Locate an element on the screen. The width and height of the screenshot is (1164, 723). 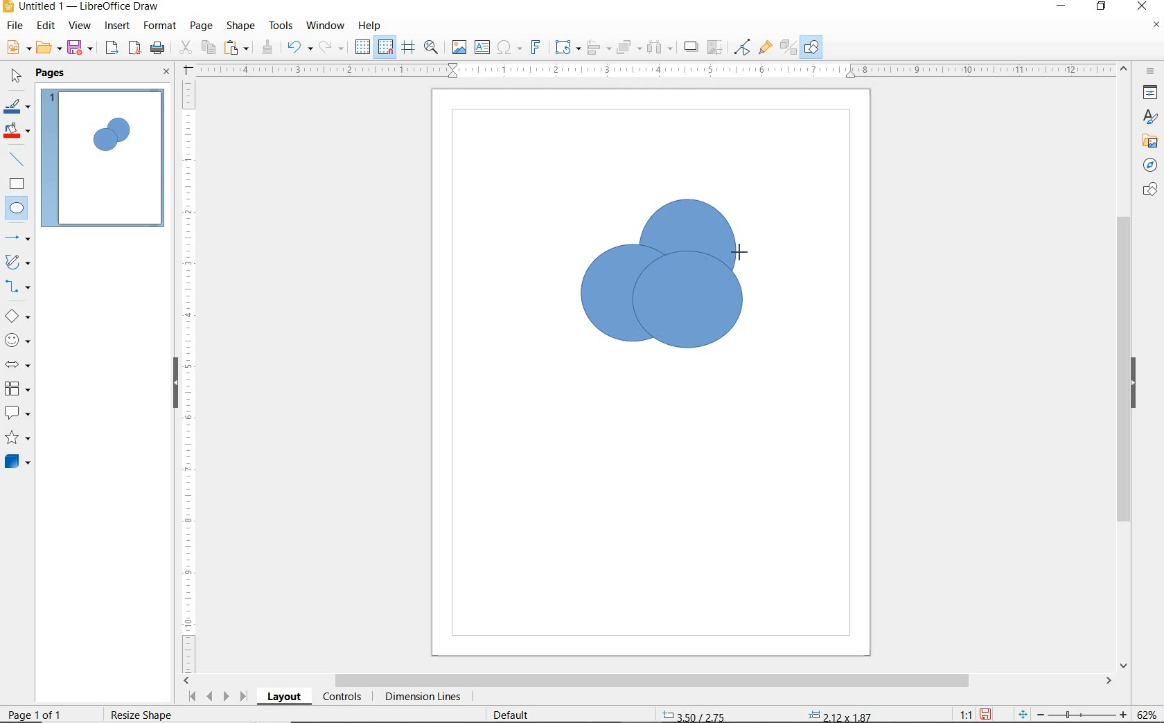
DIMENSION LINES is located at coordinates (421, 698).